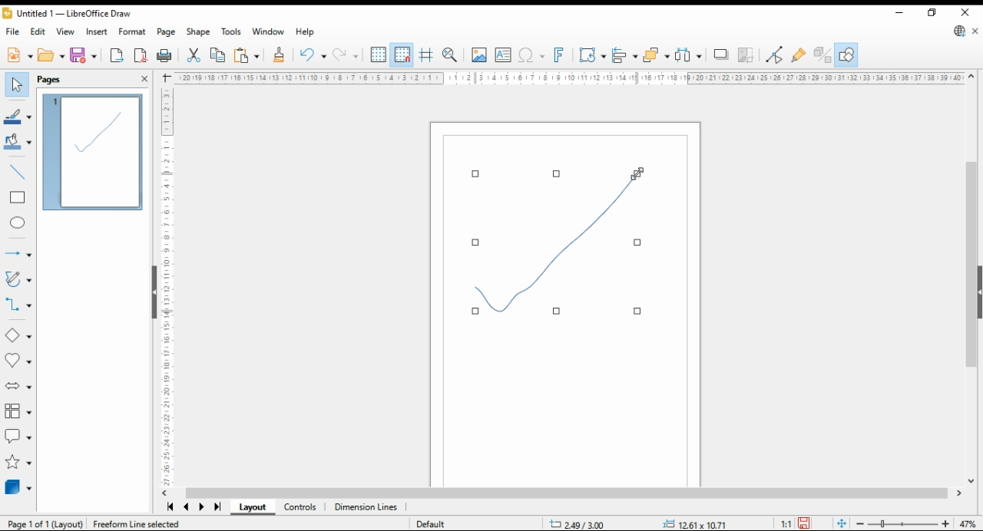  Describe the element at coordinates (450, 56) in the screenshot. I see `zoom and pan` at that location.